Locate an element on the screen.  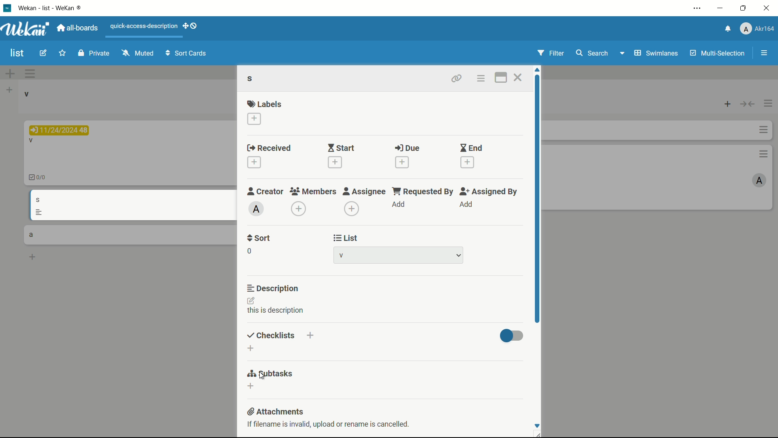
requested by is located at coordinates (424, 192).